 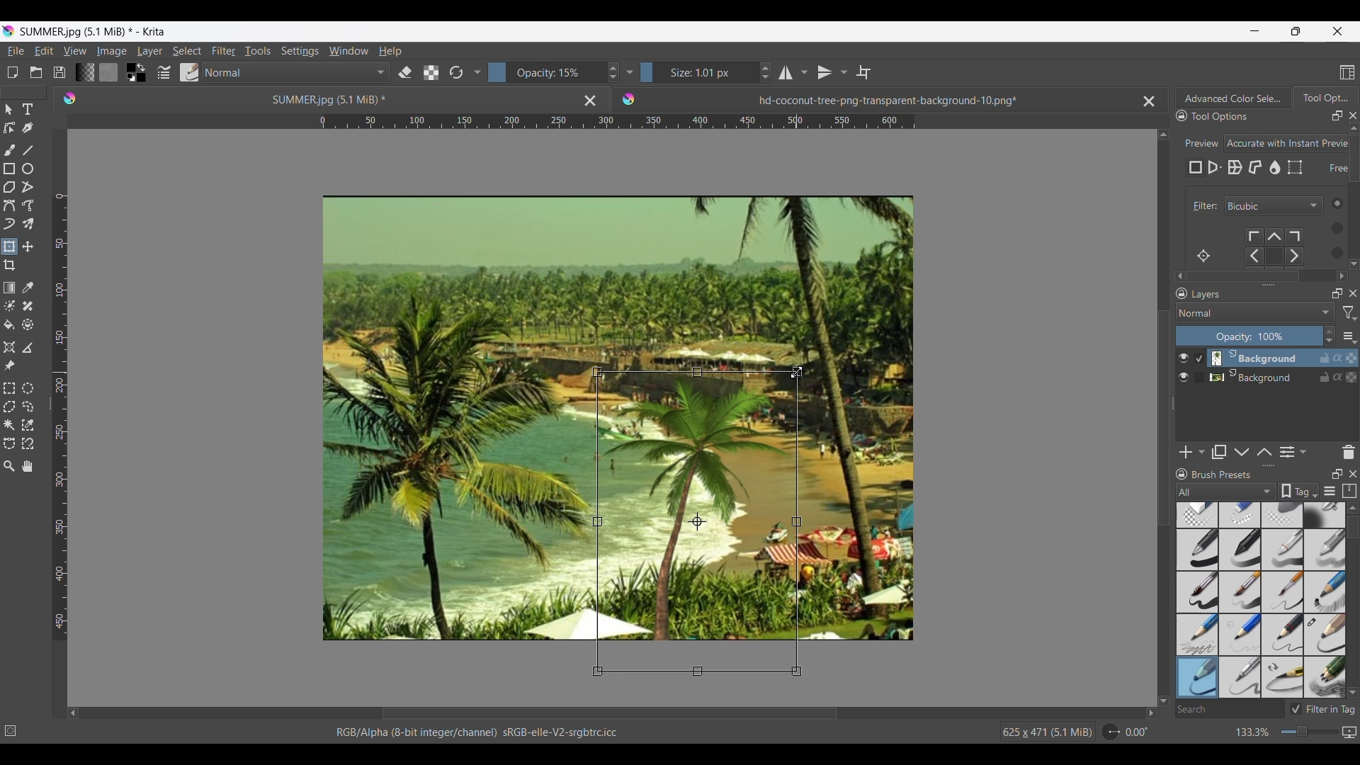 What do you see at coordinates (1353, 115) in the screenshot?
I see `Close docker` at bounding box center [1353, 115].